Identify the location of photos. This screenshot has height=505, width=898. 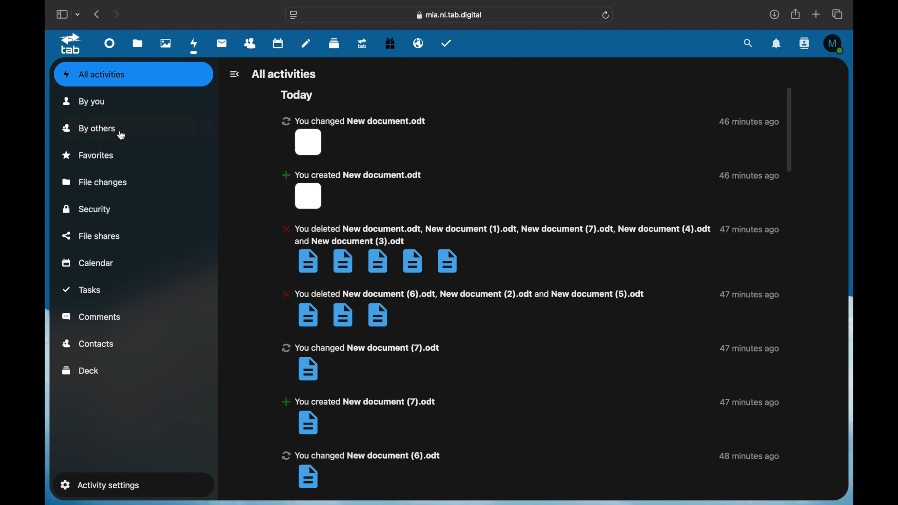
(166, 43).